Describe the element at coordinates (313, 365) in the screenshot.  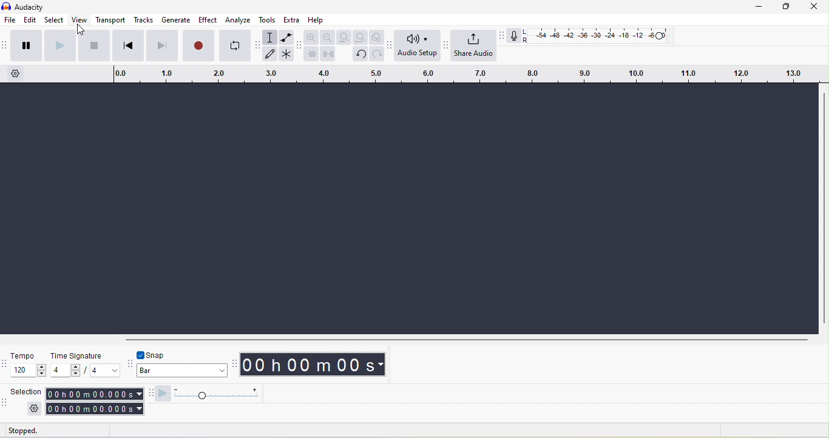
I see `timestamp` at that location.